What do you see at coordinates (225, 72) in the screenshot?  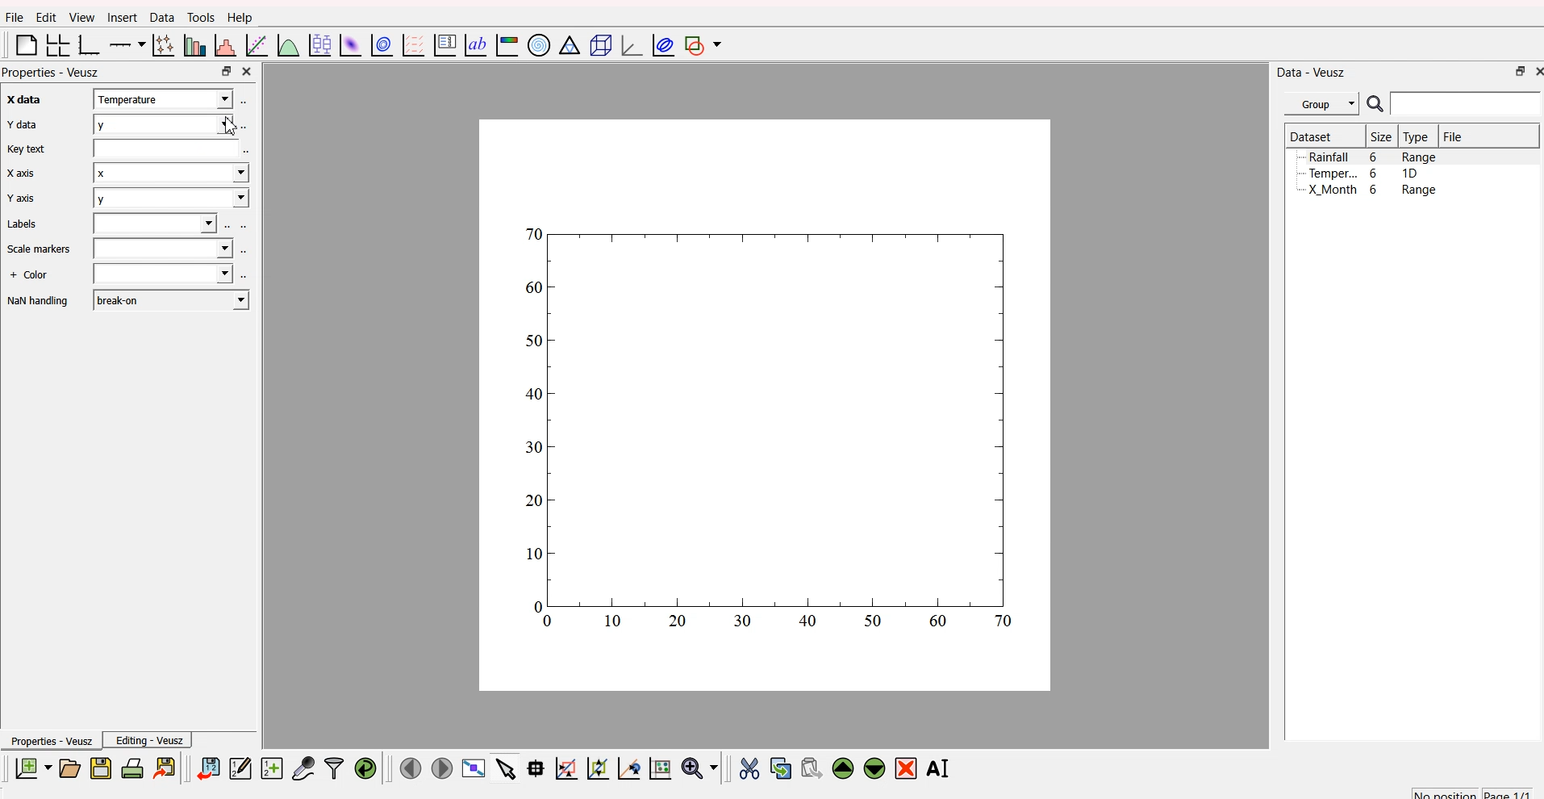 I see `maximize` at bounding box center [225, 72].